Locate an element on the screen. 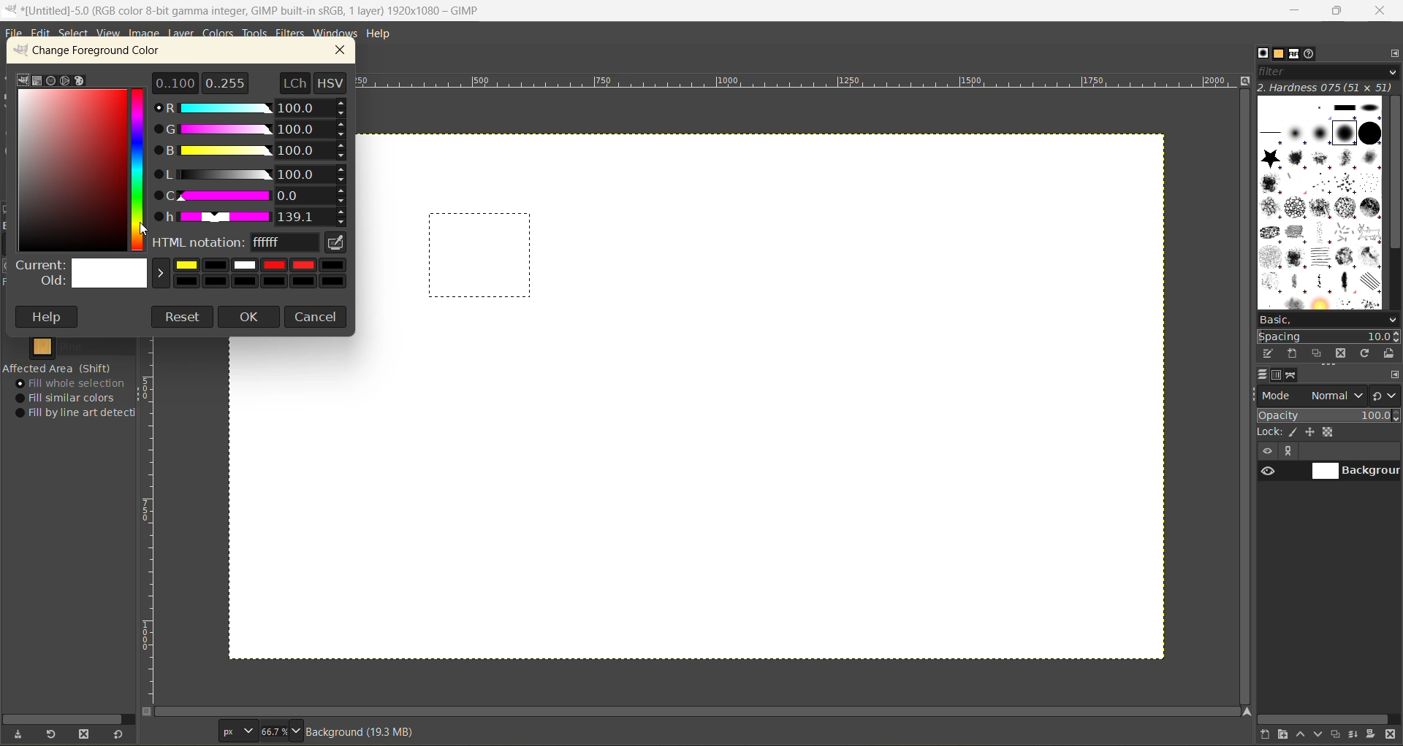 The height and width of the screenshot is (746, 1403). configure is located at coordinates (1394, 376).